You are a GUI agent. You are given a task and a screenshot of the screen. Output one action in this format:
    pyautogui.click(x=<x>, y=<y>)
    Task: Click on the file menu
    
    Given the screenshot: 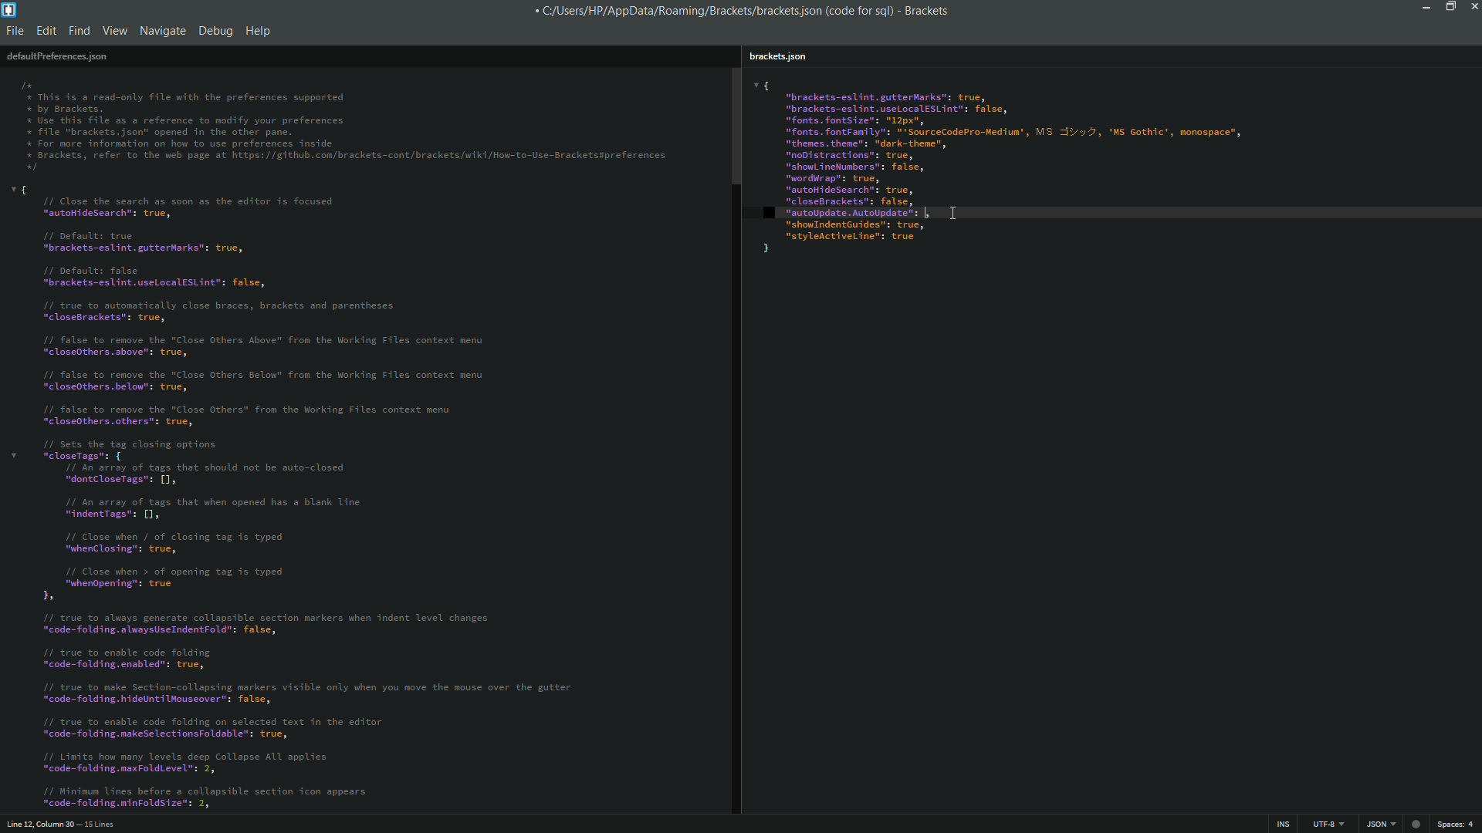 What is the action you would take?
    pyautogui.click(x=15, y=31)
    